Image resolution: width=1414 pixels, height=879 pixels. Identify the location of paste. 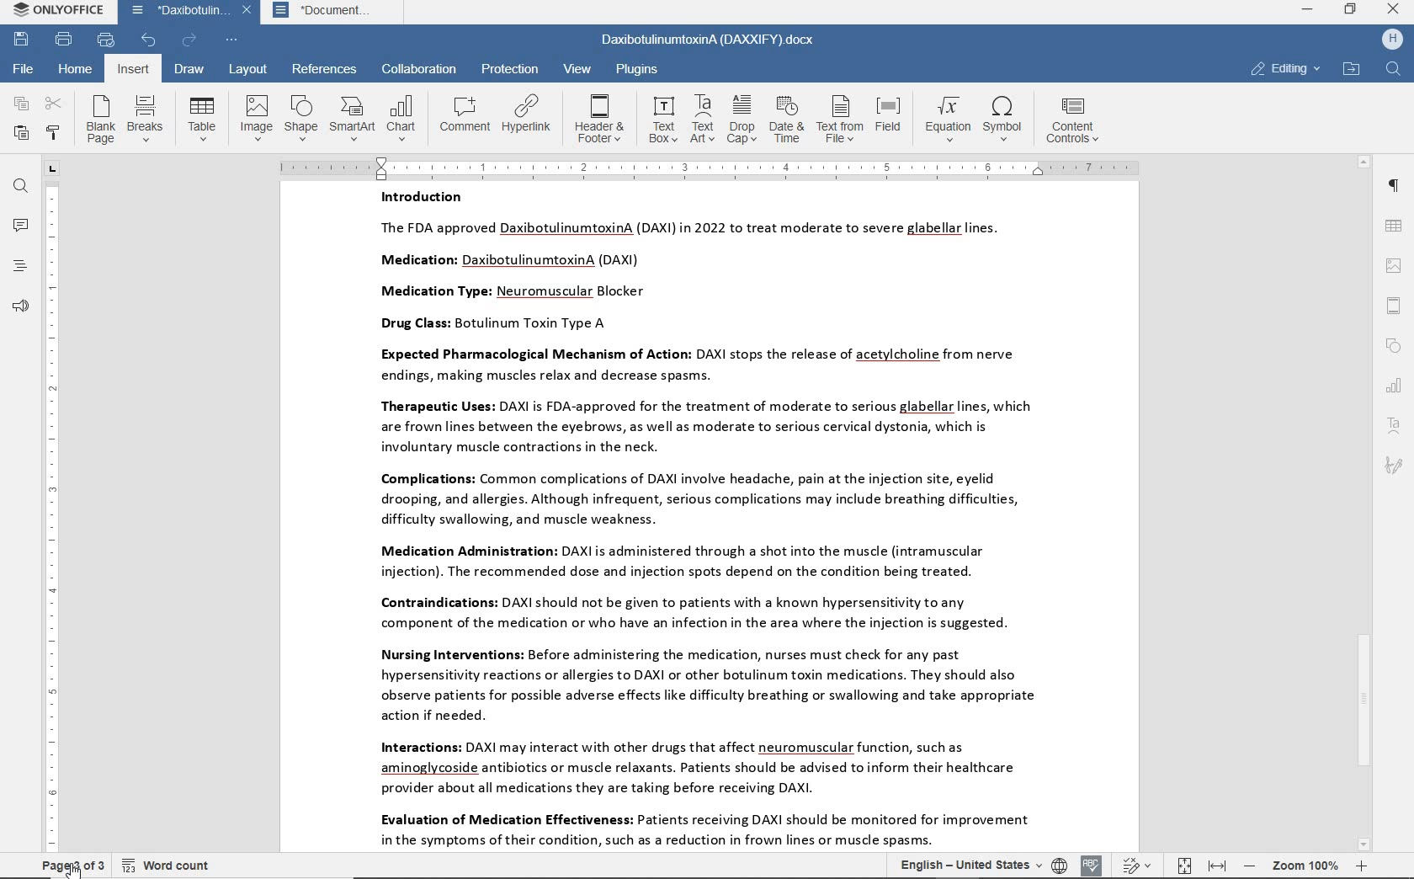
(21, 132).